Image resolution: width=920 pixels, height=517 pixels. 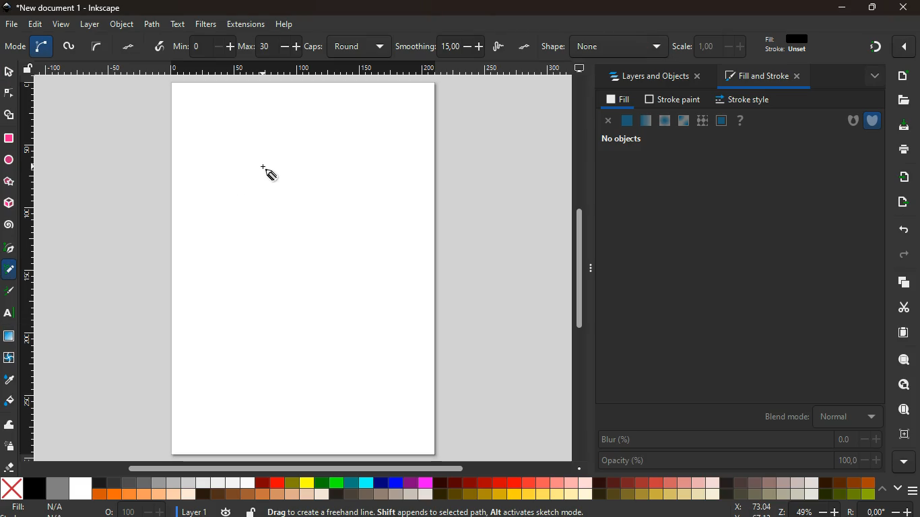 What do you see at coordinates (905, 385) in the screenshot?
I see `frame` at bounding box center [905, 385].